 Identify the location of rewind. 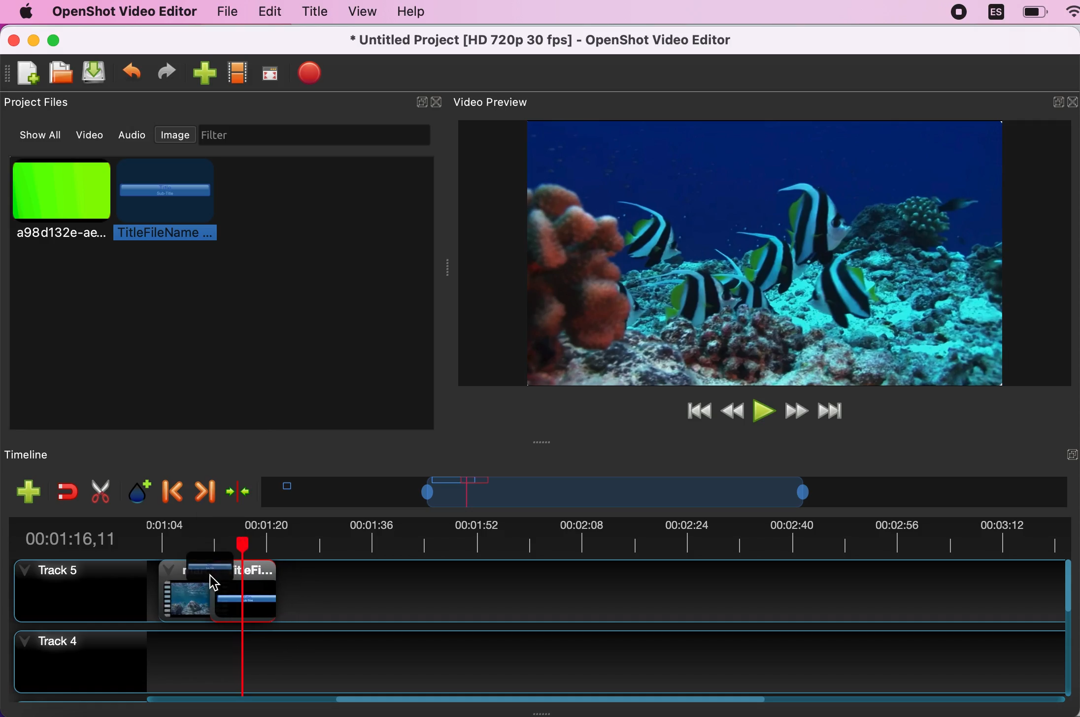
(732, 409).